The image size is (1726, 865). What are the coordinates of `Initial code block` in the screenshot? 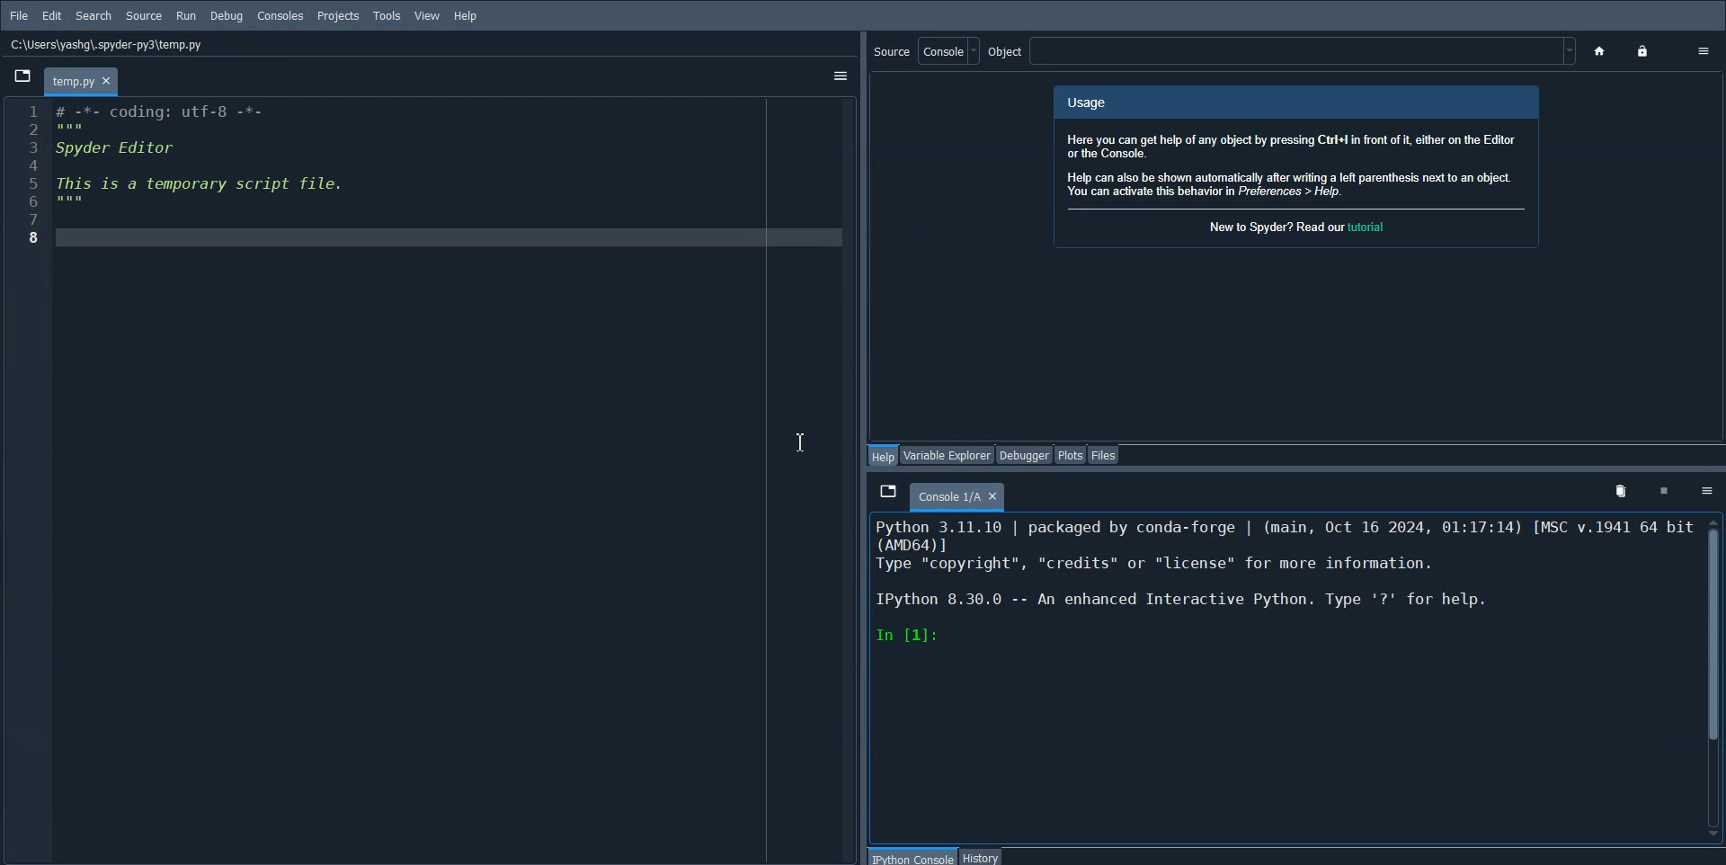 It's located at (202, 159).